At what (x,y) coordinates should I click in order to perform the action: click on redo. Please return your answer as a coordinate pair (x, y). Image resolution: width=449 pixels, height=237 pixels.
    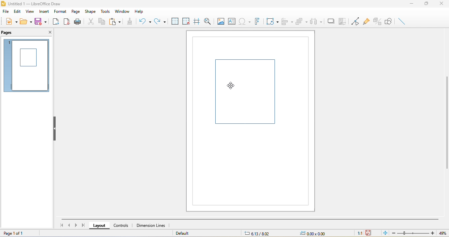
    Looking at the image, I should click on (160, 21).